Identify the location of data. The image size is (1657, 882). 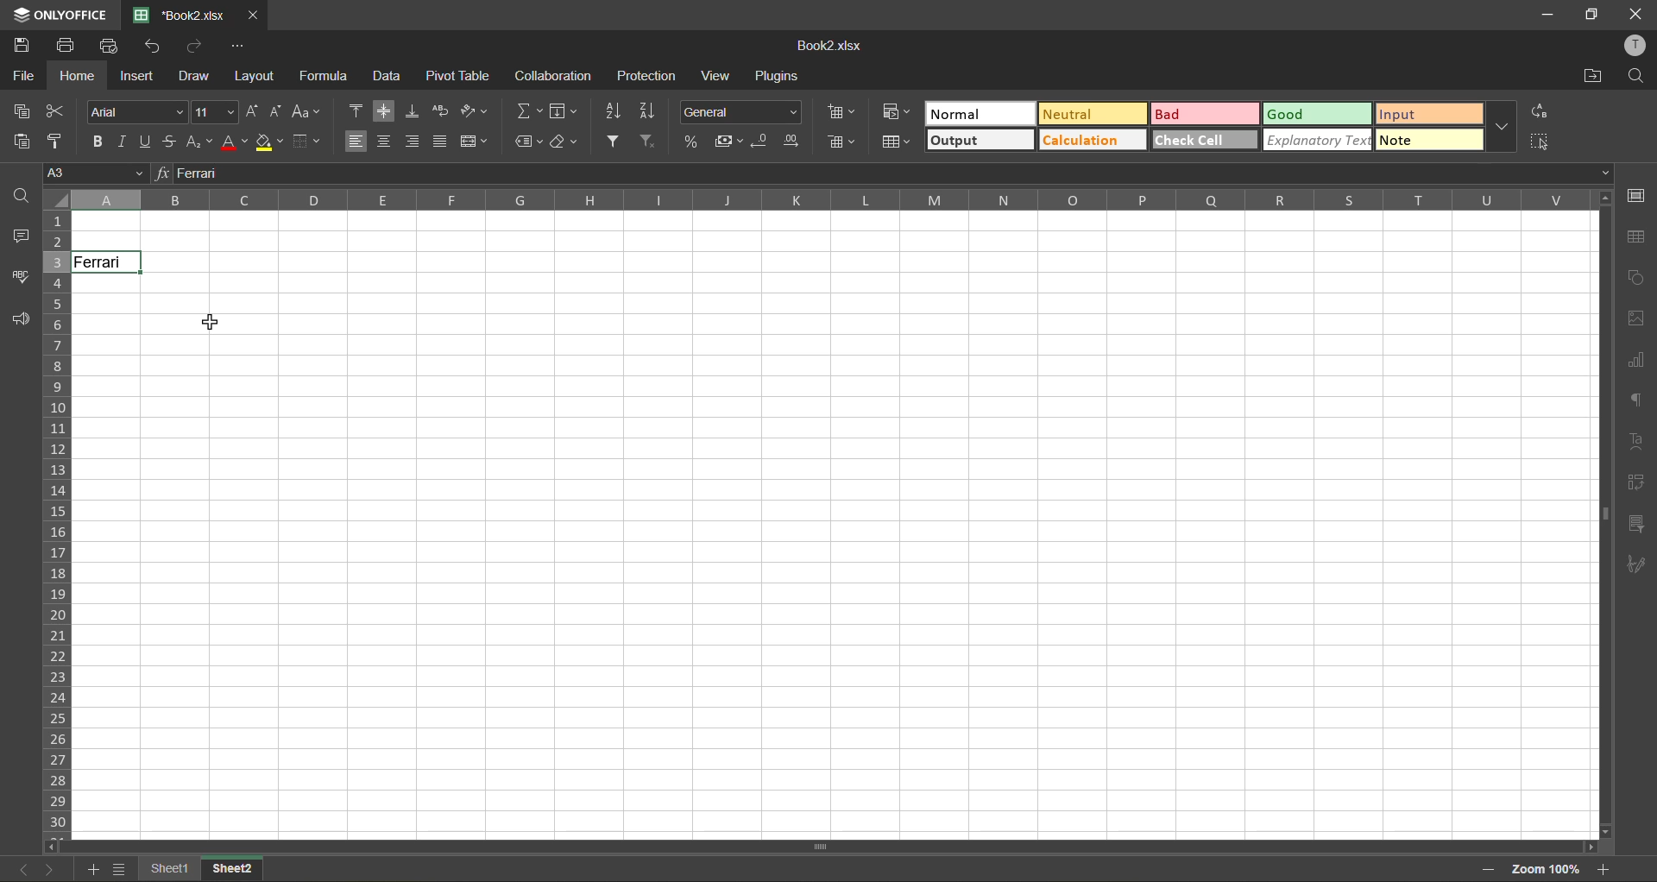
(390, 76).